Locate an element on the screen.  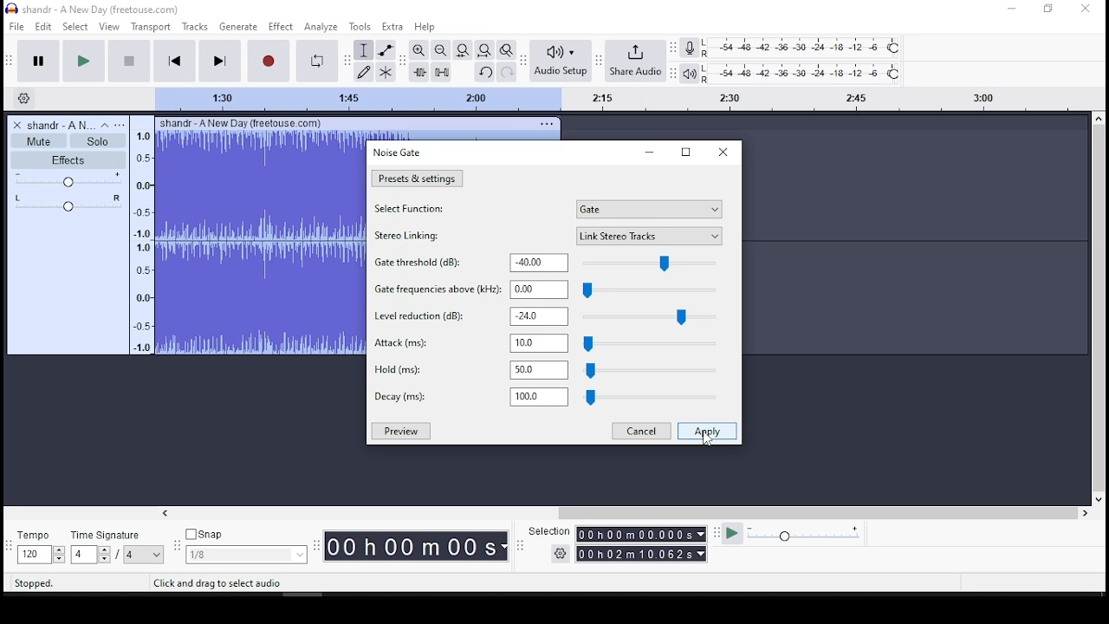
Click and drag to select audio is located at coordinates (220, 582).